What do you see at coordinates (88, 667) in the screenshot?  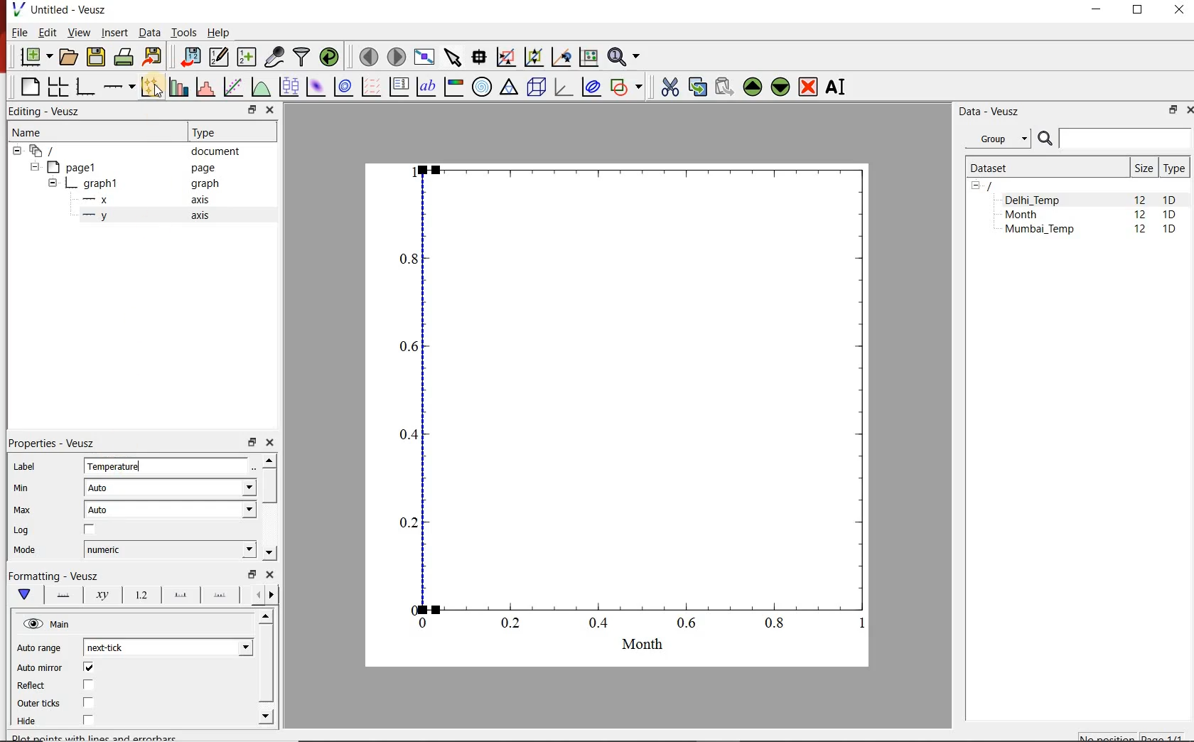 I see `check/uncheck` at bounding box center [88, 667].